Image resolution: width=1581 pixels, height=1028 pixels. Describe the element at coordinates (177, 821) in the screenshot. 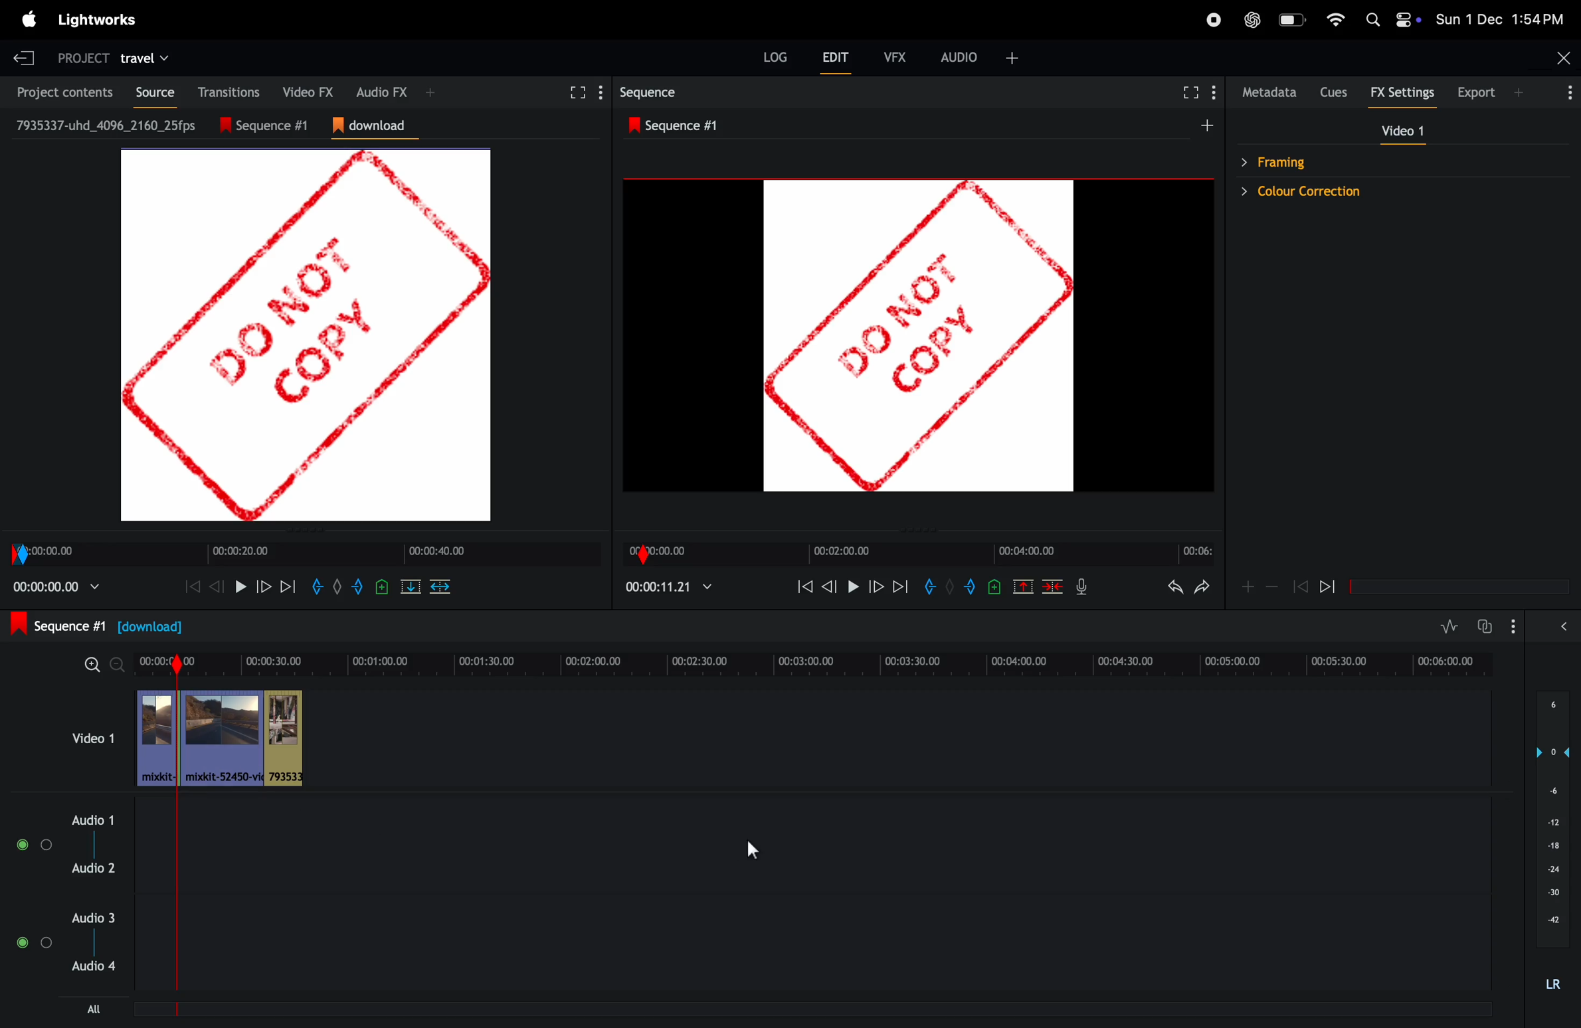

I see `Play head` at that location.